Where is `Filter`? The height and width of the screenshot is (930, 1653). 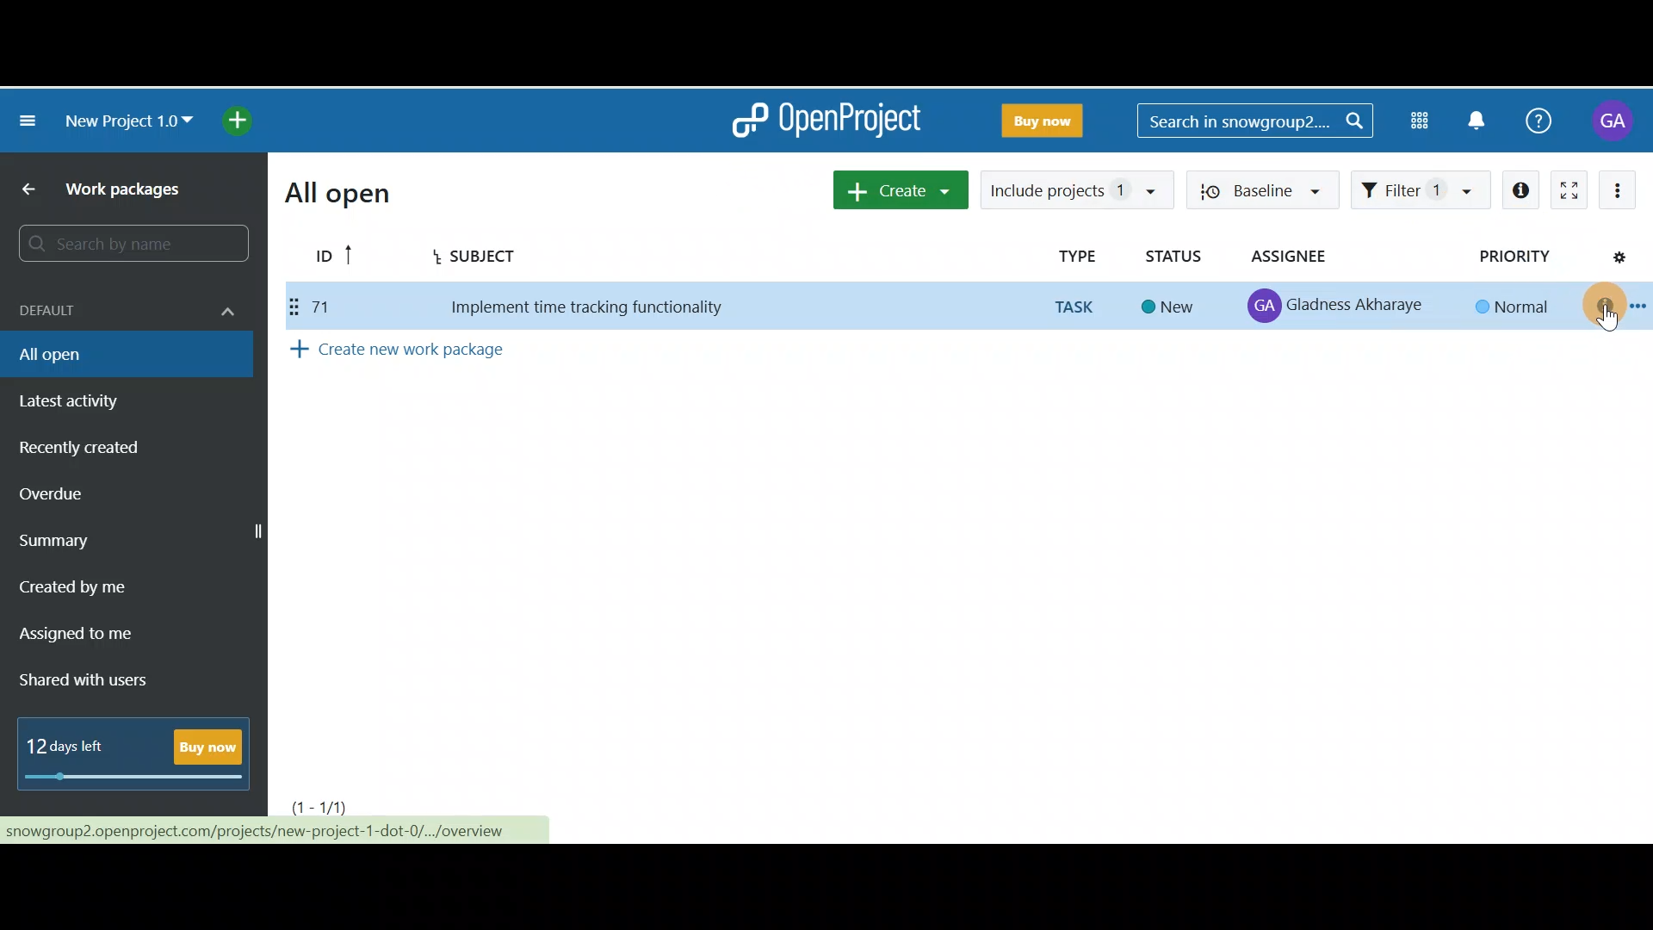
Filter is located at coordinates (1424, 190).